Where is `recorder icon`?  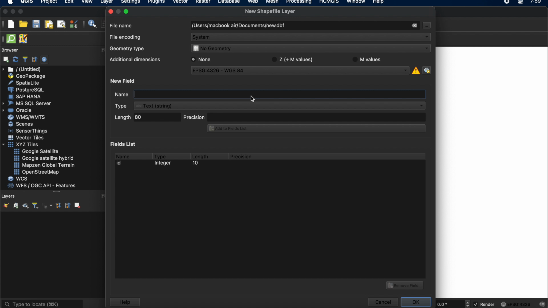 recorder icon is located at coordinates (507, 2).